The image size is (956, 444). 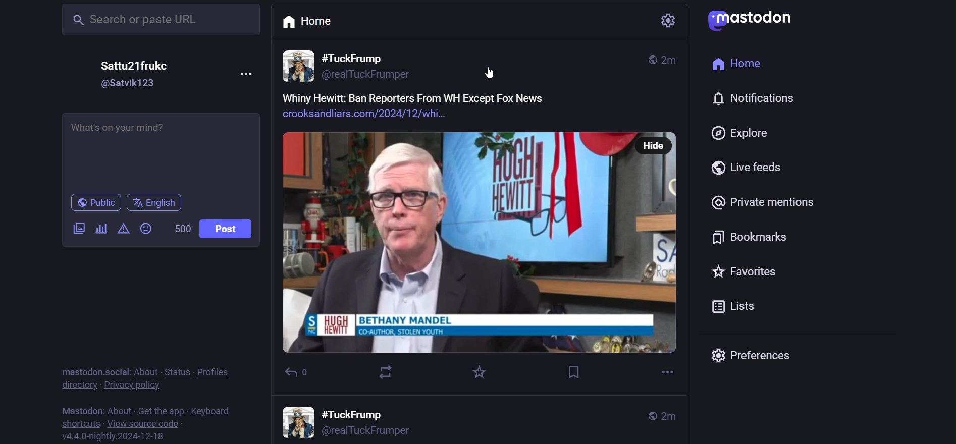 I want to click on live feed, so click(x=748, y=169).